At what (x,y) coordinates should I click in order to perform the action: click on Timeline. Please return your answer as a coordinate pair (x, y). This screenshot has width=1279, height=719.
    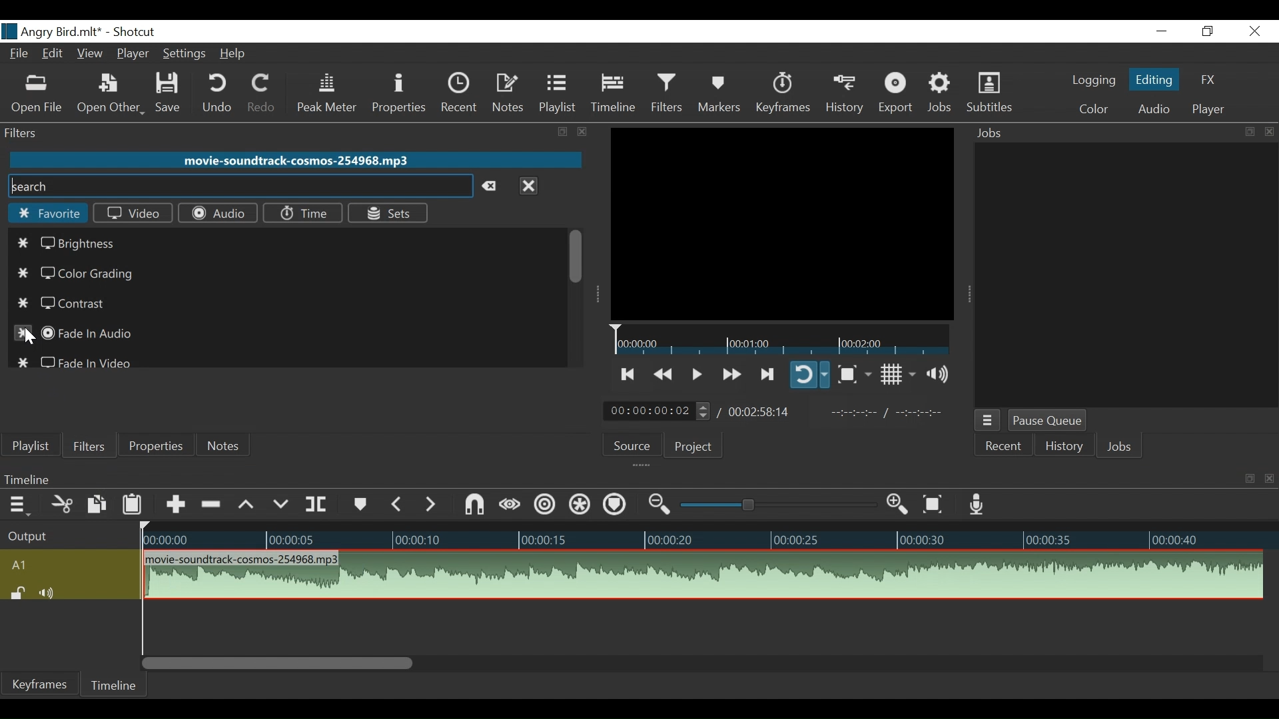
    Looking at the image, I should click on (614, 93).